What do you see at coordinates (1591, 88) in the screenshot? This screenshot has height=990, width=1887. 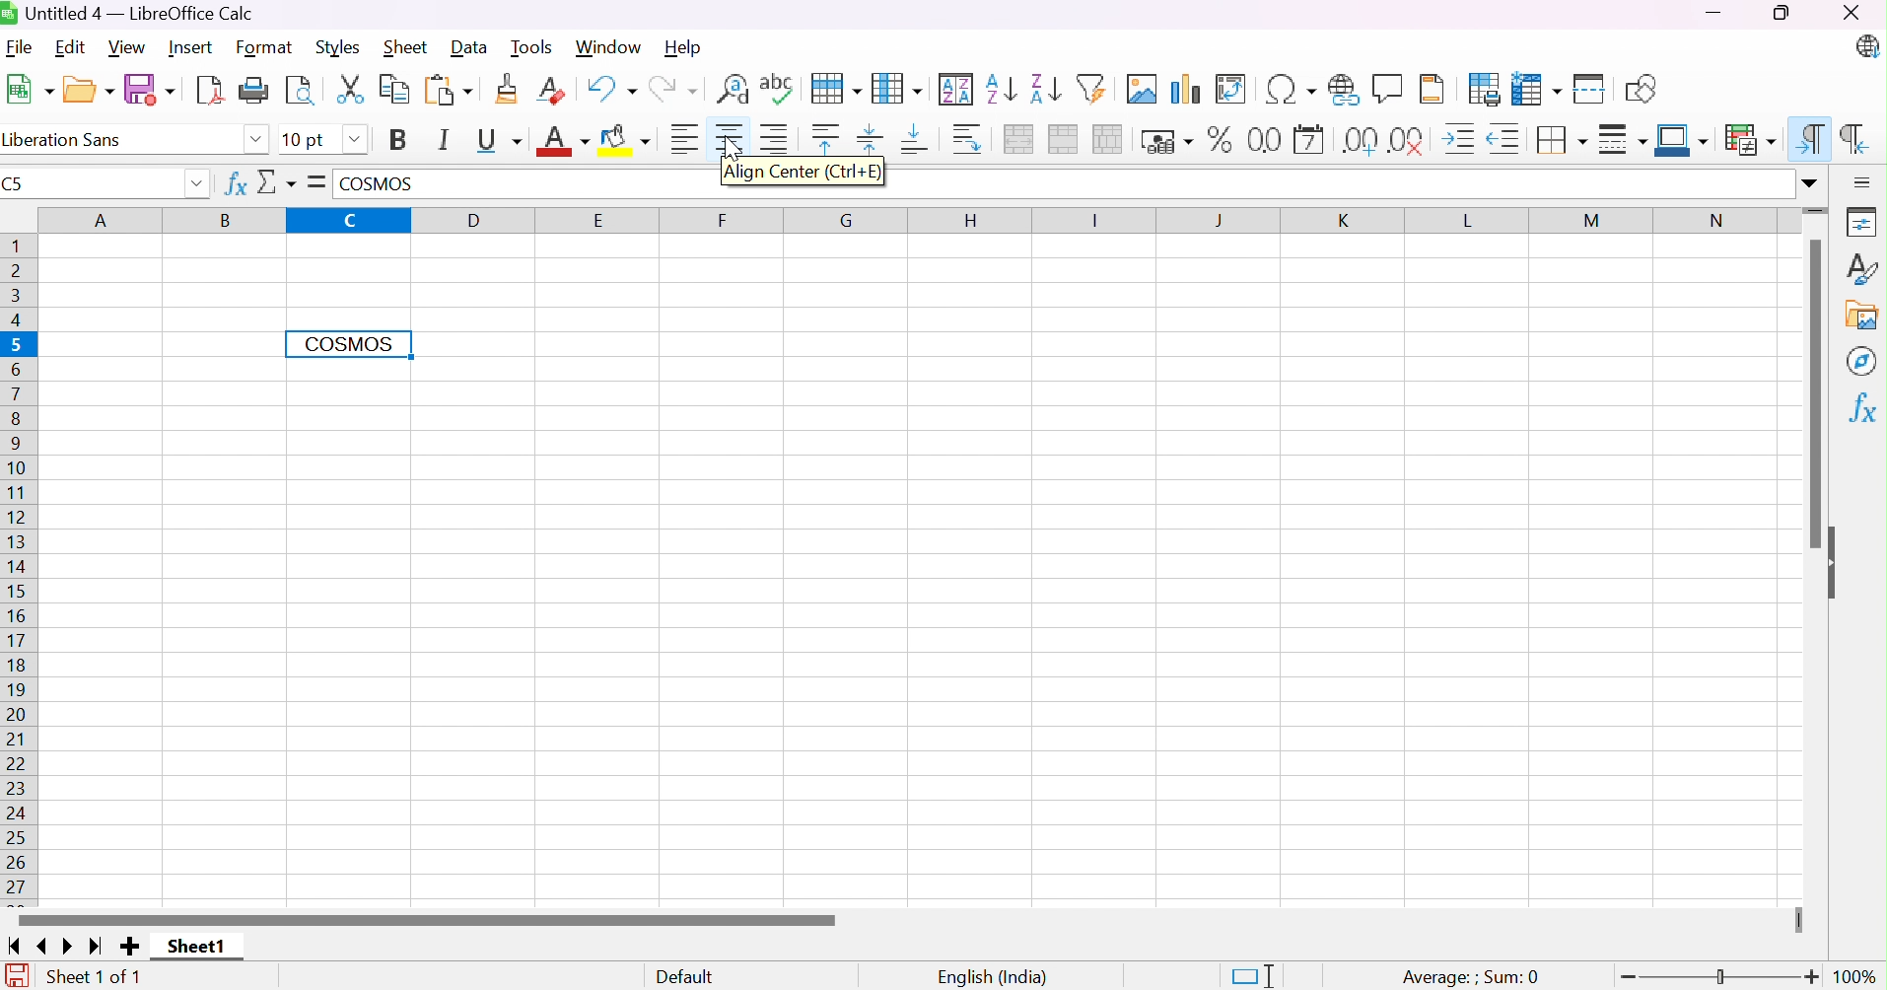 I see `Split Window` at bounding box center [1591, 88].